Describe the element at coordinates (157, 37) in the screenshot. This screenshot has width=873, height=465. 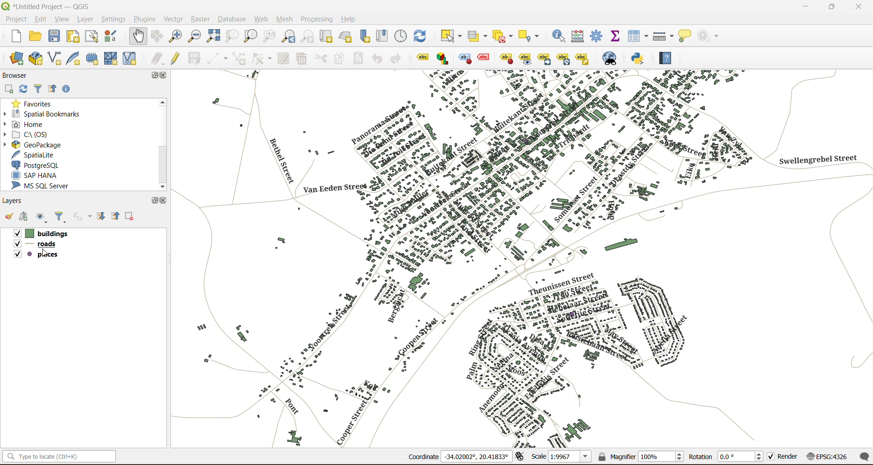
I see `pan to selection` at that location.